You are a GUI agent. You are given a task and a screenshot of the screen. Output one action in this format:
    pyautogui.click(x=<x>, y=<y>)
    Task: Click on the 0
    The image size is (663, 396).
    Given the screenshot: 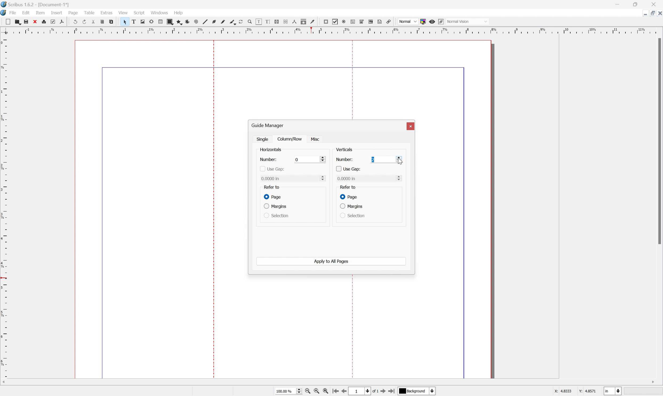 What is the action you would take?
    pyautogui.click(x=309, y=160)
    